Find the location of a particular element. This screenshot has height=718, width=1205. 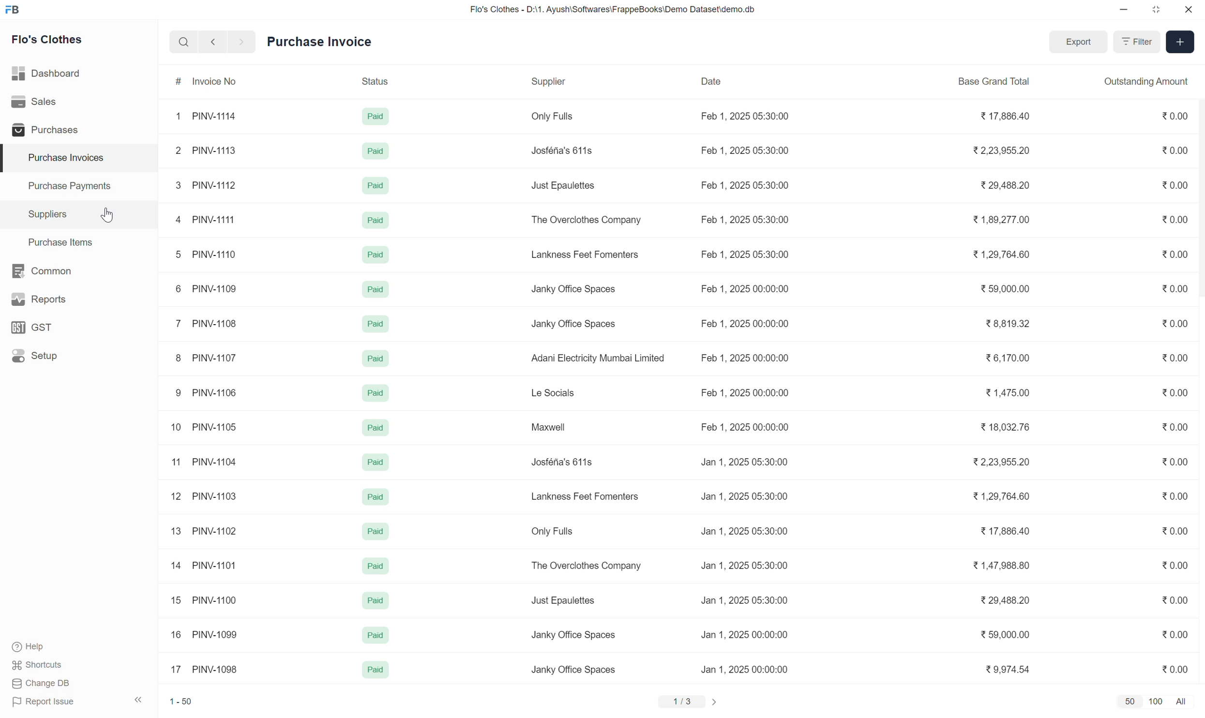

2 PINV-1113 is located at coordinates (205, 151).